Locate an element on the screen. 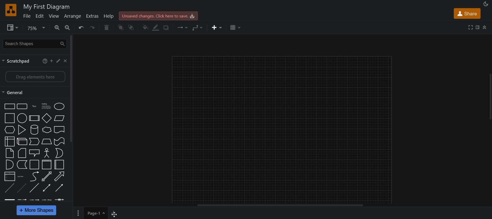 Image resolution: width=492 pixels, height=219 pixels. zoom in is located at coordinates (57, 28).